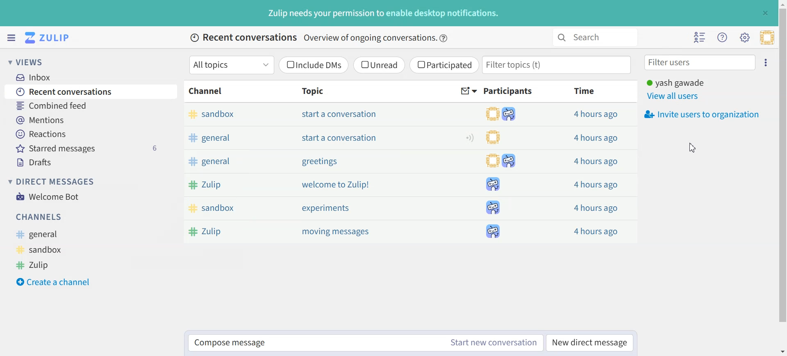 The image size is (787, 356). I want to click on participants, so click(503, 171).